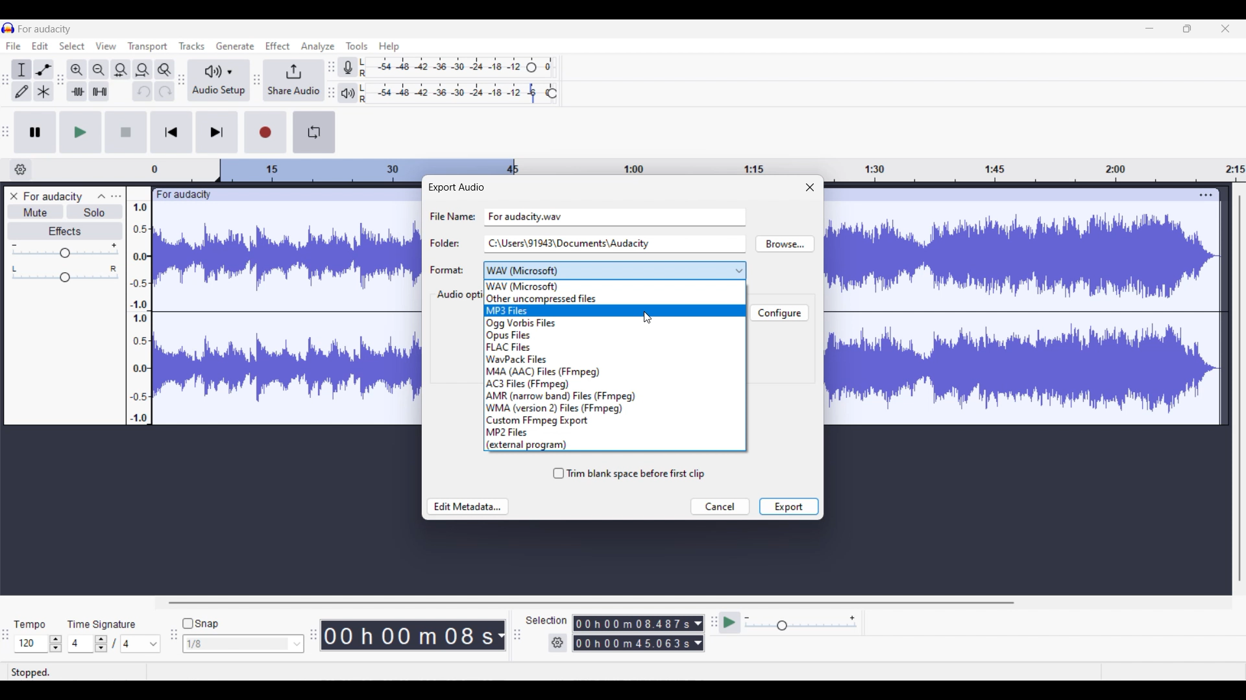 The height and width of the screenshot is (700, 1246). What do you see at coordinates (615, 445) in the screenshot?
I see `(external program)` at bounding box center [615, 445].